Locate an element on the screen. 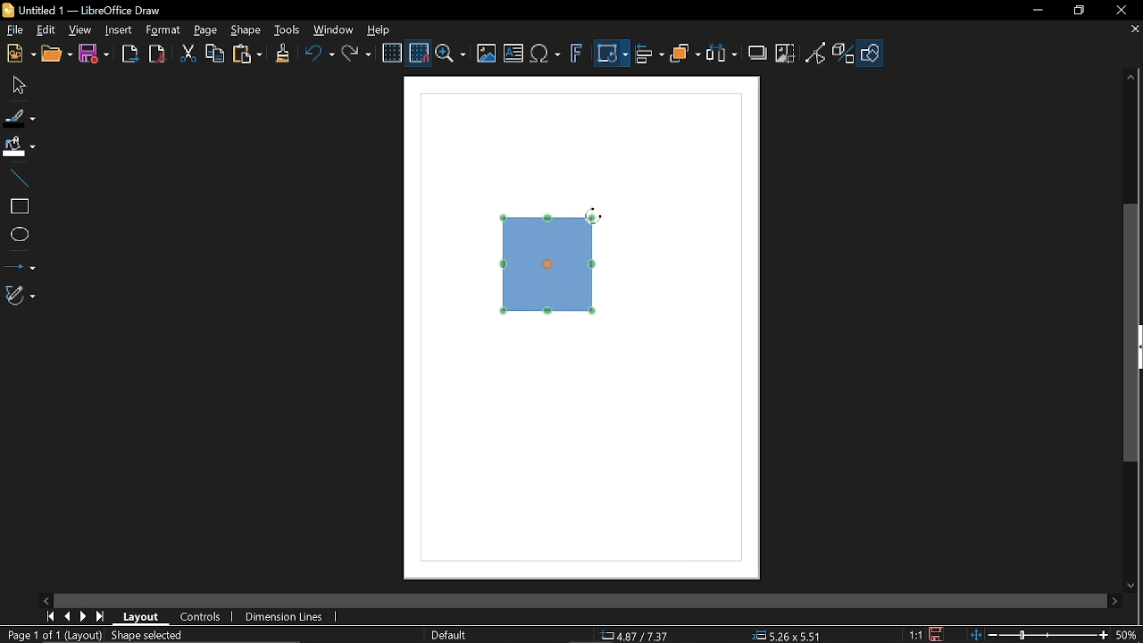  View is located at coordinates (79, 31).